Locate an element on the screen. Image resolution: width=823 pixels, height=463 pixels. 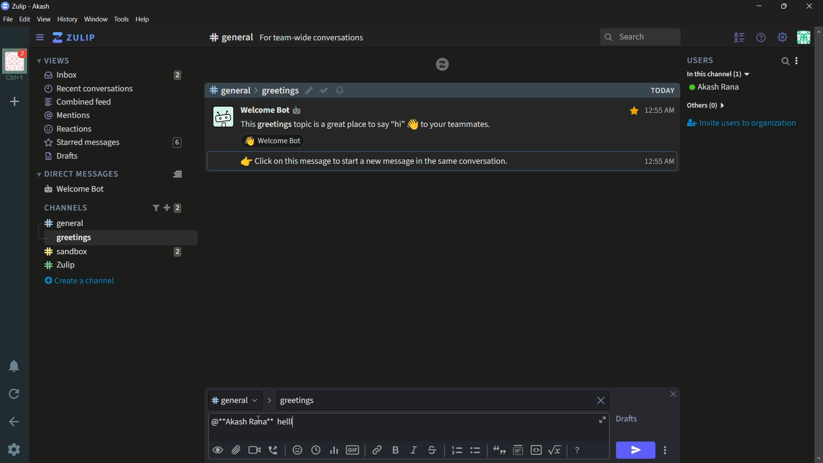
tools menu is located at coordinates (121, 19).